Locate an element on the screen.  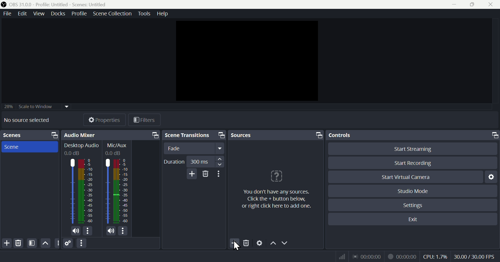
Mic/Aux is located at coordinates (107, 191).